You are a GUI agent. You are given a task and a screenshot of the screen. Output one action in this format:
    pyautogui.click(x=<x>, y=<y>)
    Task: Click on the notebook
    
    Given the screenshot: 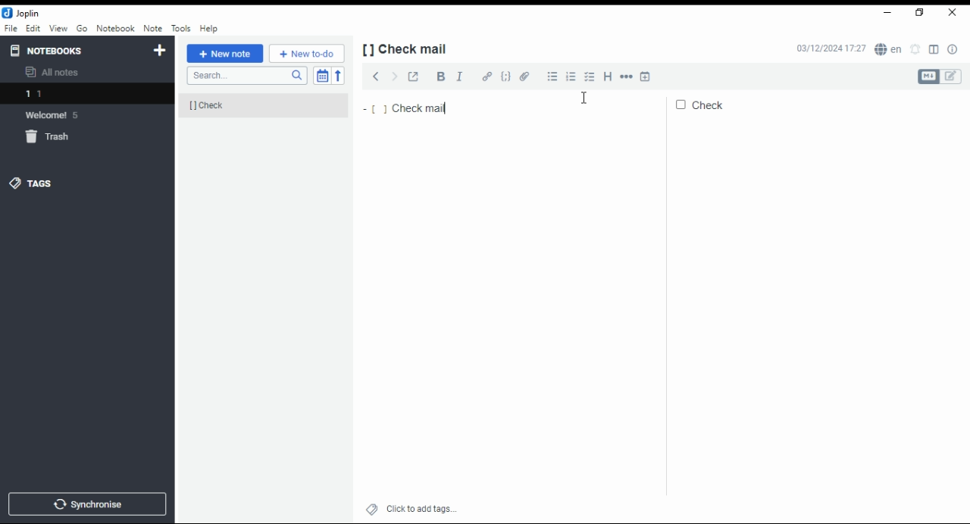 What is the action you would take?
    pyautogui.click(x=116, y=28)
    